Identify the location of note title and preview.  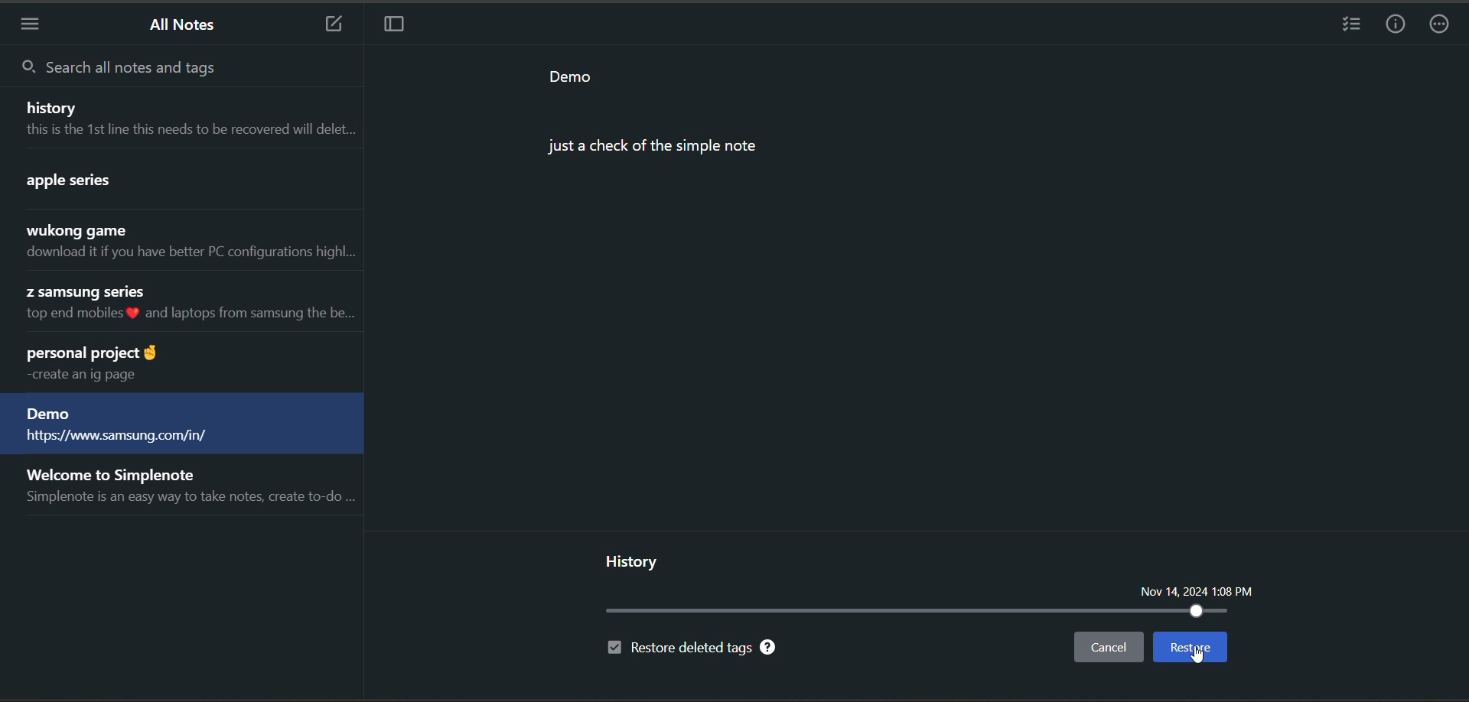
(187, 243).